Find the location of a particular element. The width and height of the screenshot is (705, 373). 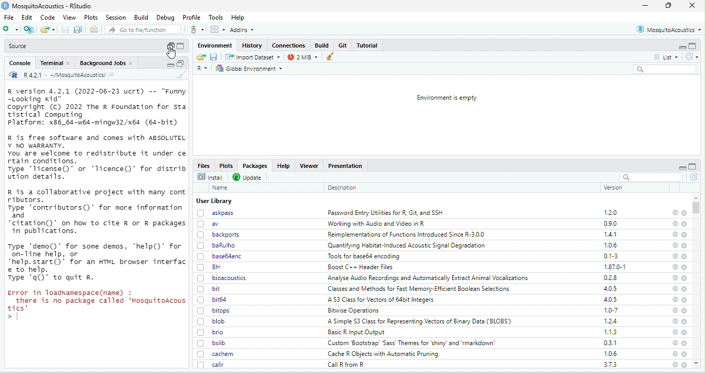

Print is located at coordinates (94, 29).